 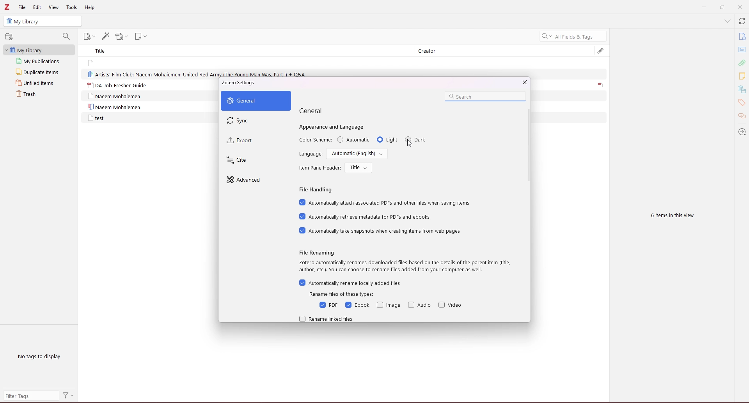 I want to click on note, so click(x=113, y=63).